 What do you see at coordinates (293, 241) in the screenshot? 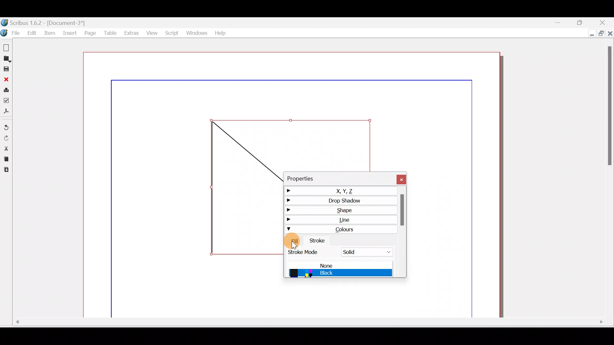
I see `Fill` at bounding box center [293, 241].